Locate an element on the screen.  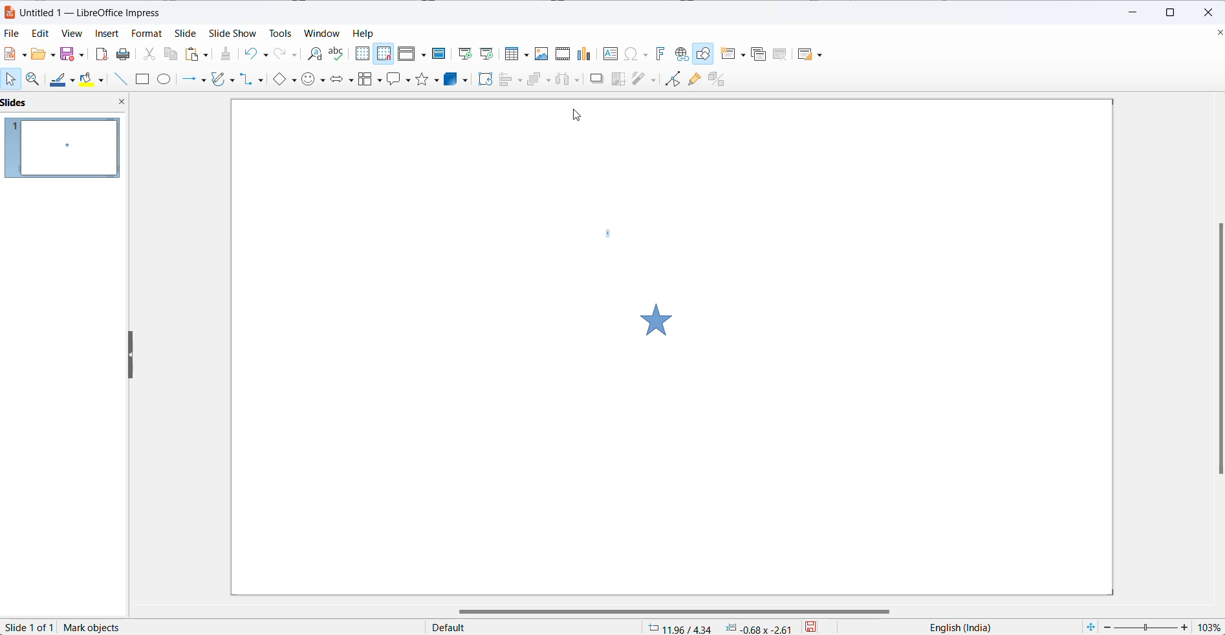
scrollbar is located at coordinates (667, 608).